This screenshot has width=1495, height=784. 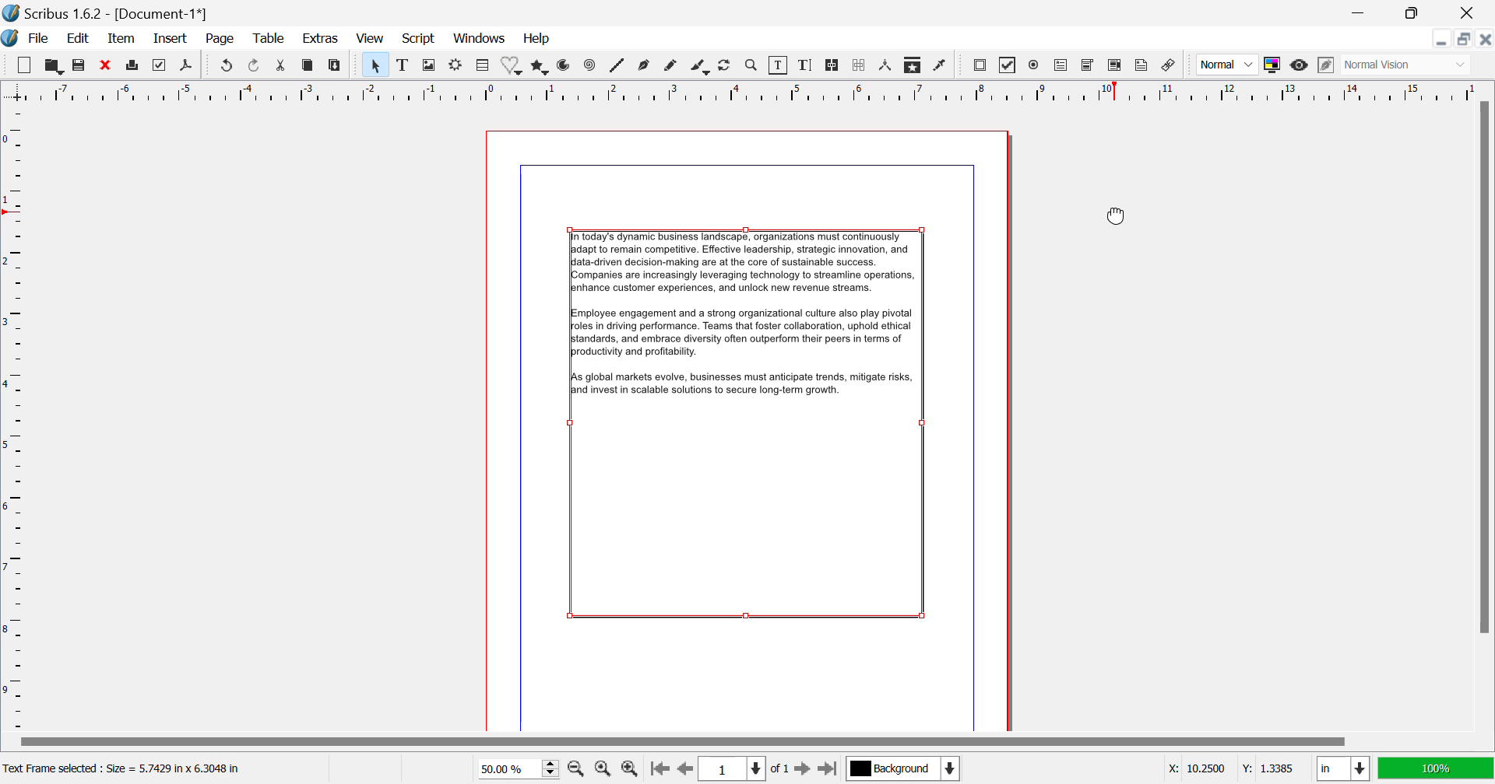 What do you see at coordinates (1274, 64) in the screenshot?
I see `Toggle Color Management` at bounding box center [1274, 64].